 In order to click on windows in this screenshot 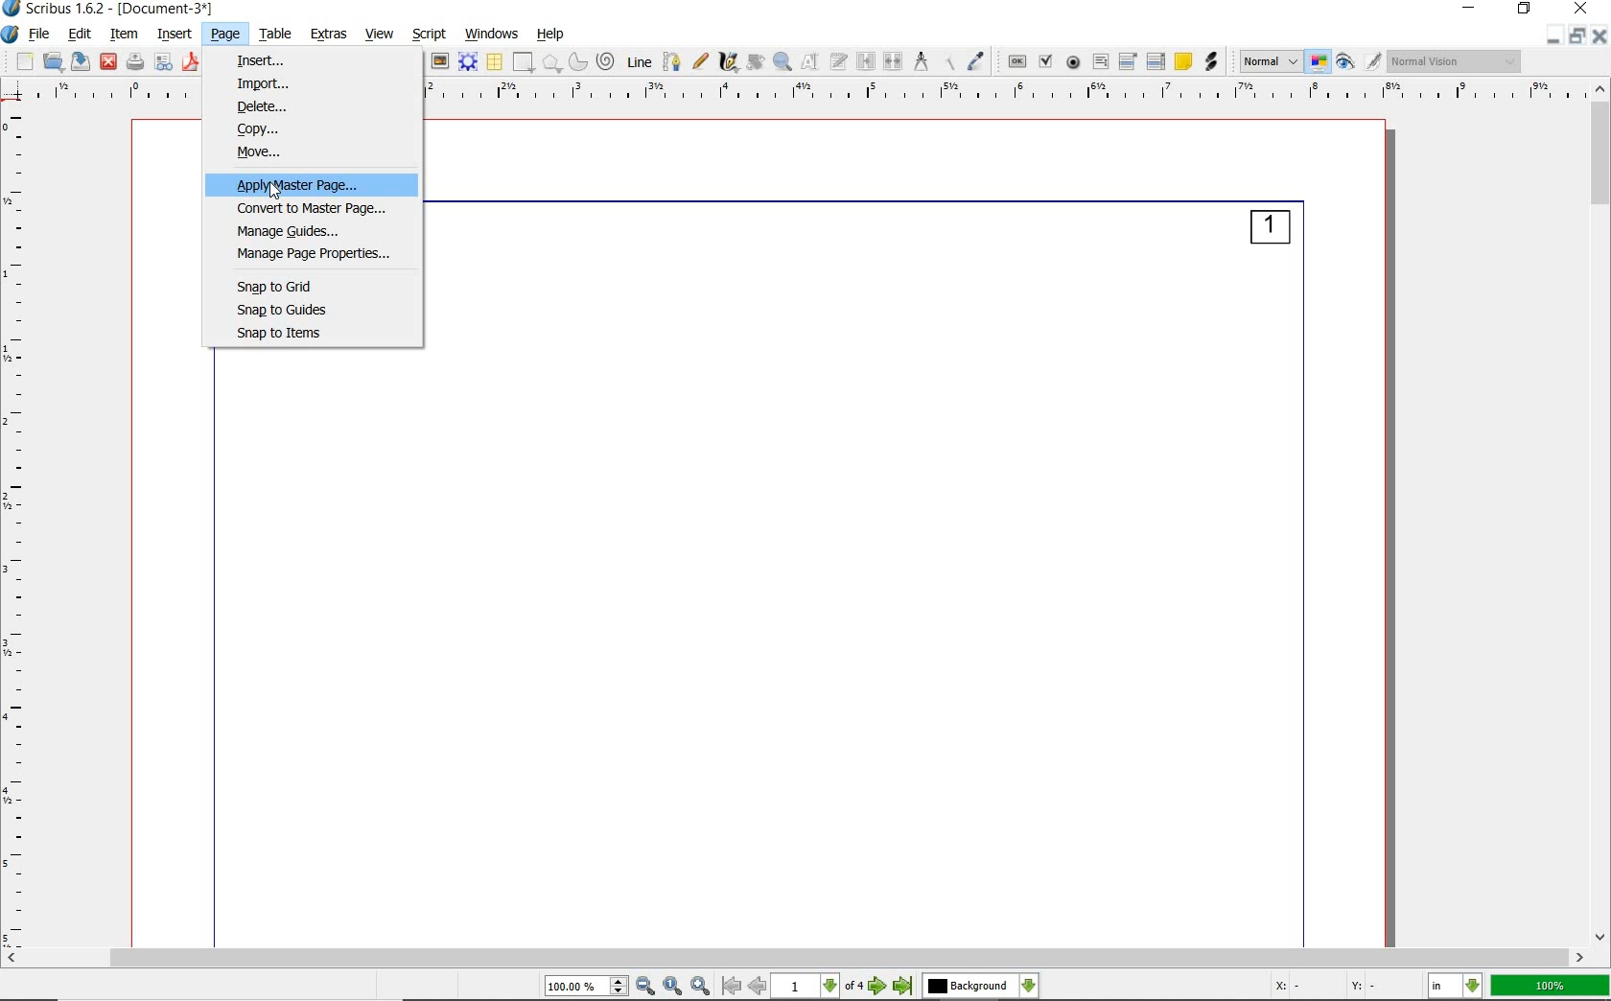, I will do `click(493, 35)`.